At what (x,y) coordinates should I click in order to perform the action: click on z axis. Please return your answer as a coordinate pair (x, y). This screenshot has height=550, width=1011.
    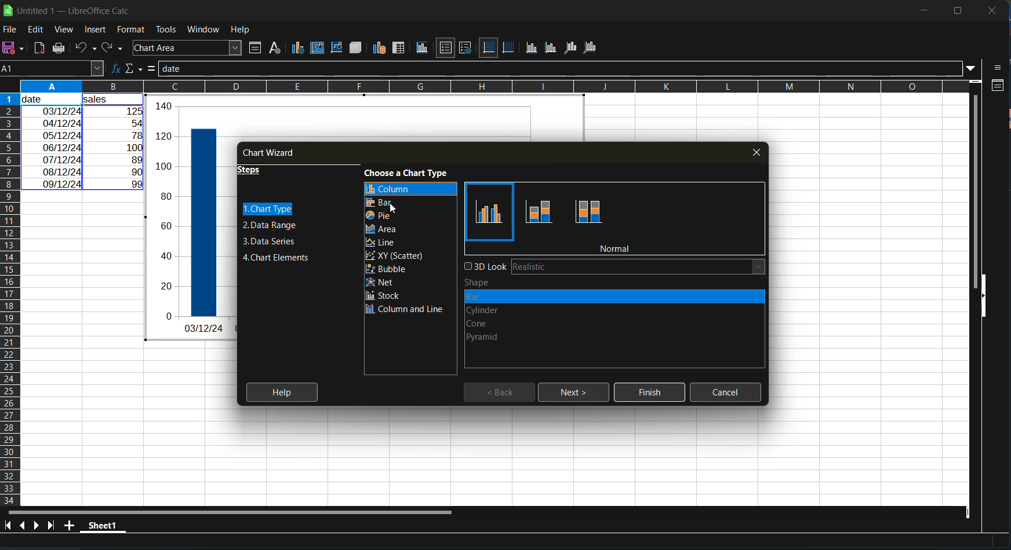
    Looking at the image, I should click on (570, 46).